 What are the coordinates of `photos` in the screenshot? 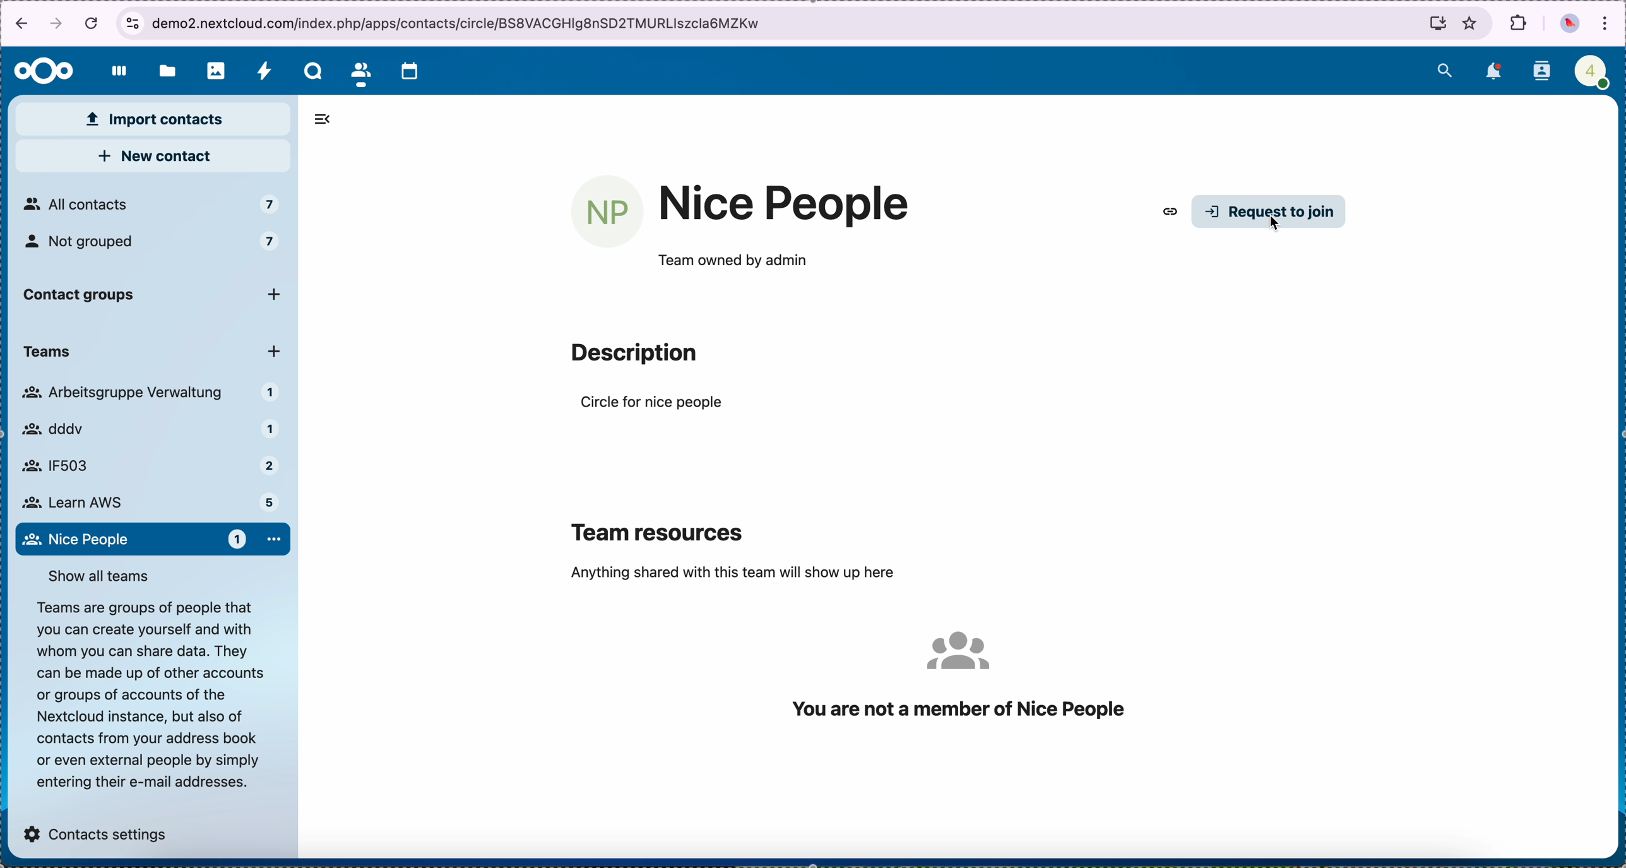 It's located at (211, 70).